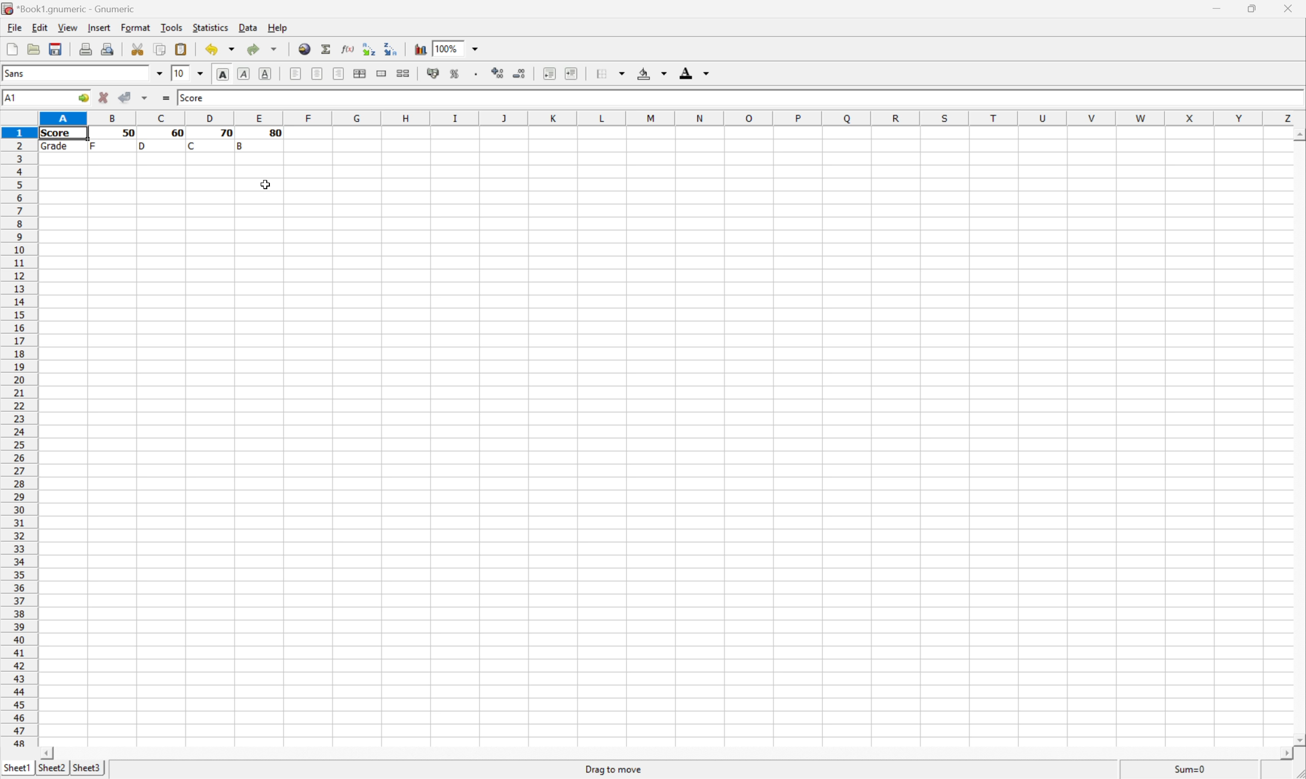  Describe the element at coordinates (57, 47) in the screenshot. I see `Save a workbook` at that location.